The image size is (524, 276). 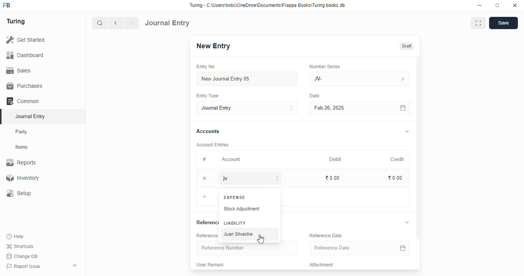 What do you see at coordinates (478, 23) in the screenshot?
I see `toggle between form and full width` at bounding box center [478, 23].